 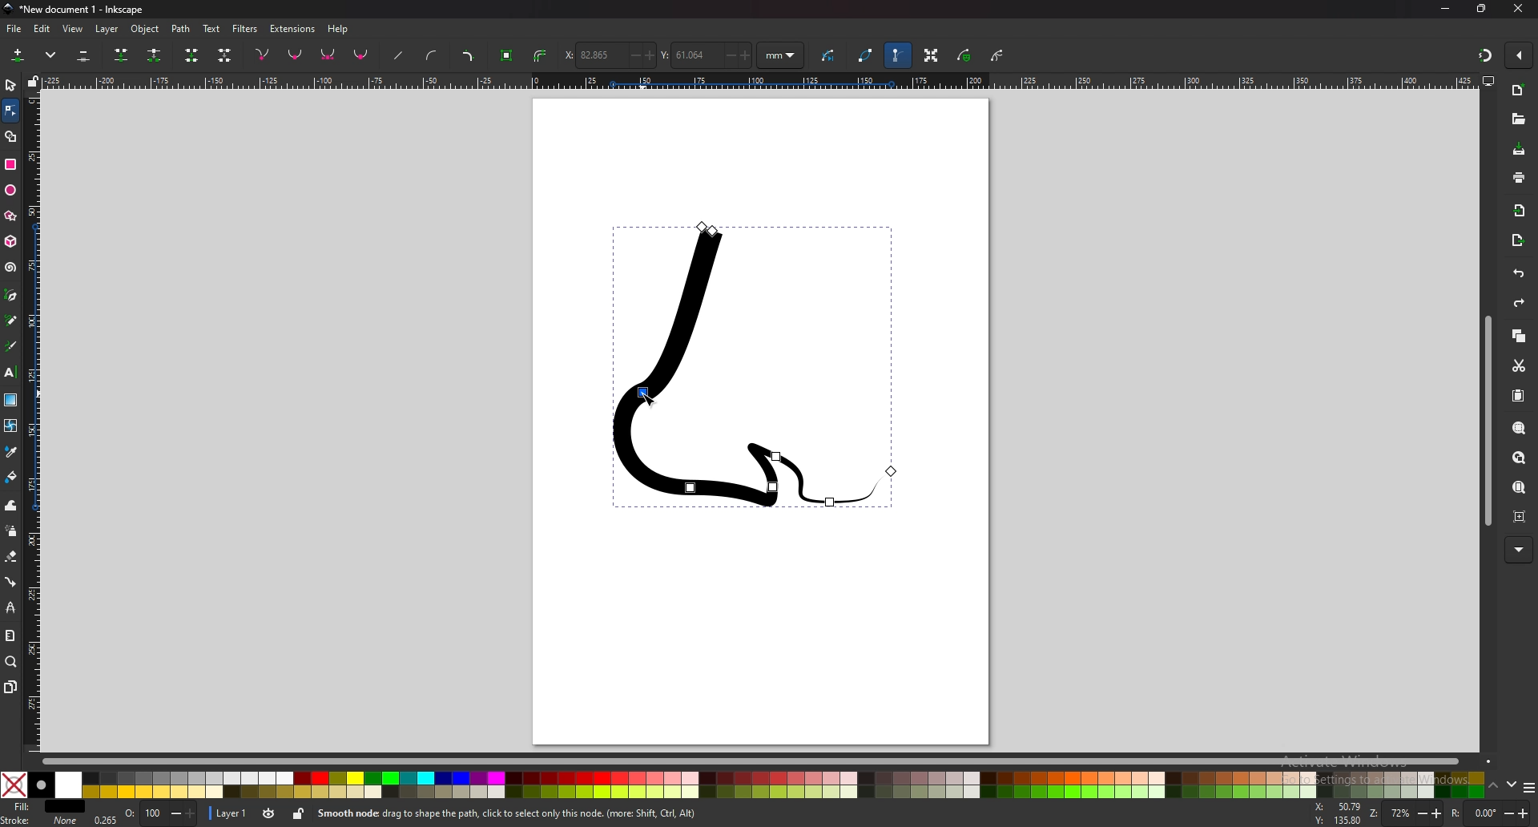 What do you see at coordinates (34, 81) in the screenshot?
I see `toggle lock guide` at bounding box center [34, 81].